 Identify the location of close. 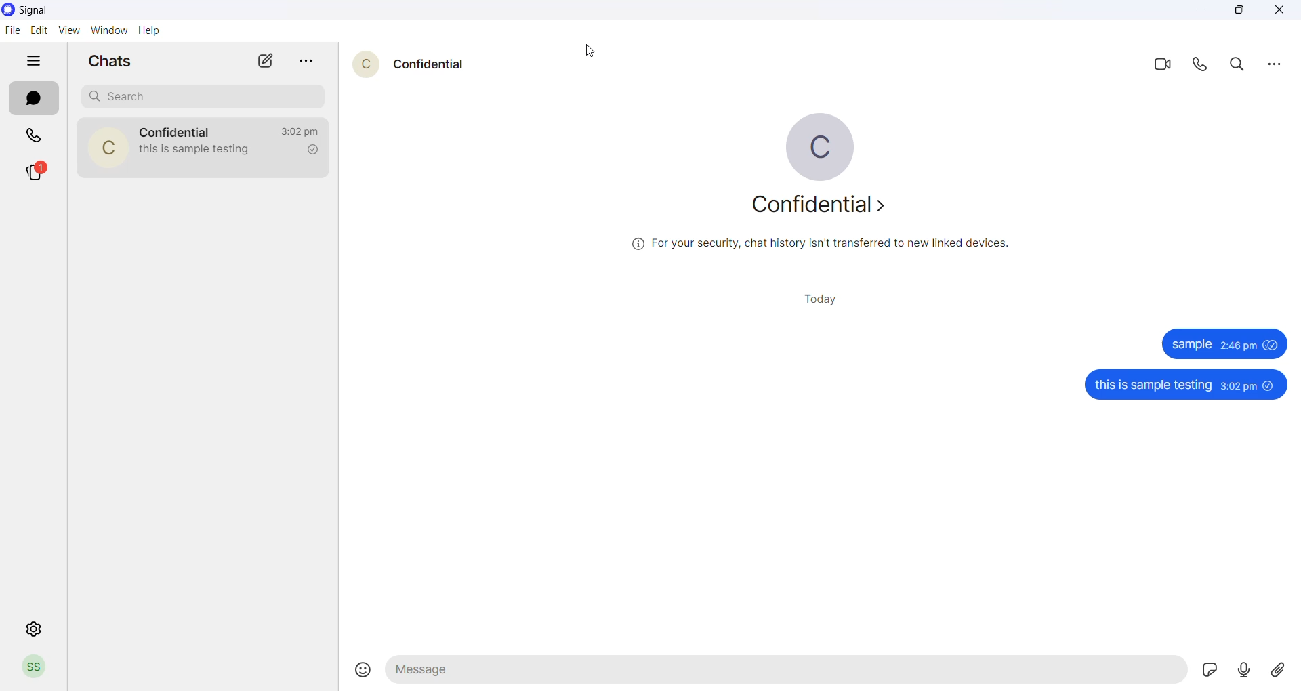
(1281, 11).